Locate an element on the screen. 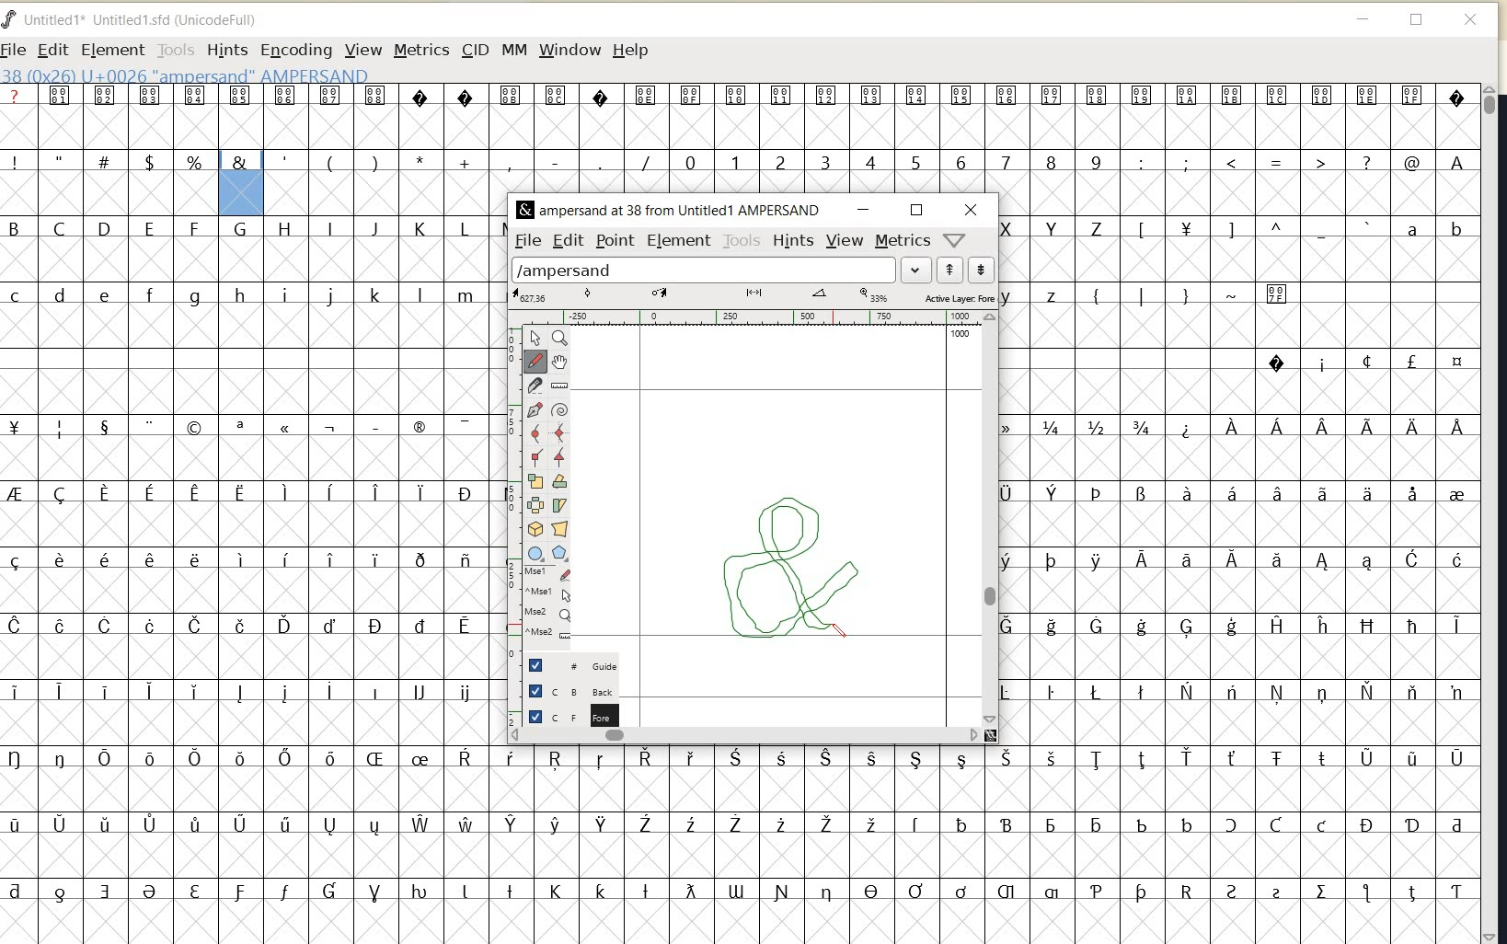  BACKGROUND is located at coordinates (562, 690).